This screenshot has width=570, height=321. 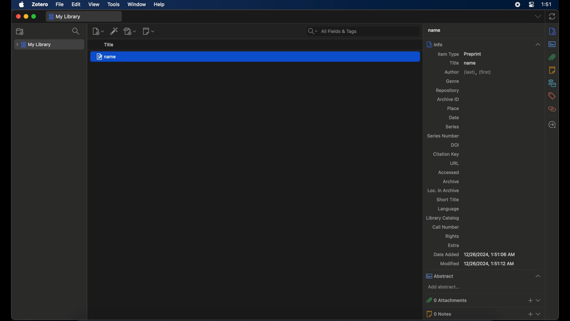 I want to click on name, so click(x=434, y=31).